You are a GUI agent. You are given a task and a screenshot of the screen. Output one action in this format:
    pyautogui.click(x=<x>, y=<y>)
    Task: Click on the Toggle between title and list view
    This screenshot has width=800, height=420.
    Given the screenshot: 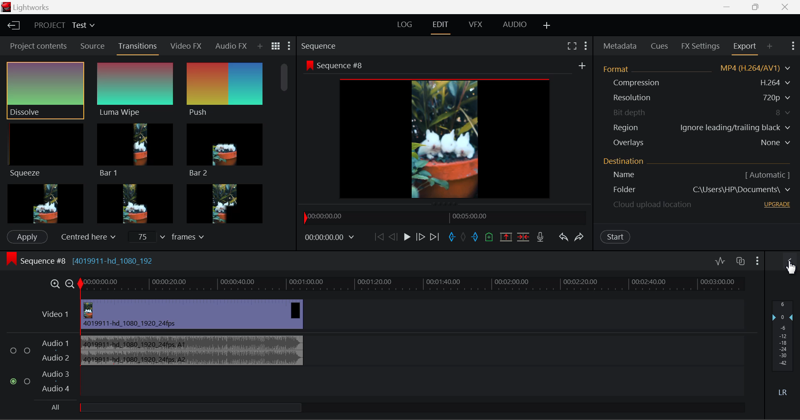 What is the action you would take?
    pyautogui.click(x=275, y=46)
    